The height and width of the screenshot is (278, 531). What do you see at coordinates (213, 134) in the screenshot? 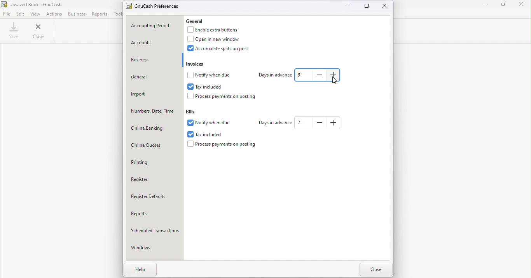
I see `Tax included` at bounding box center [213, 134].